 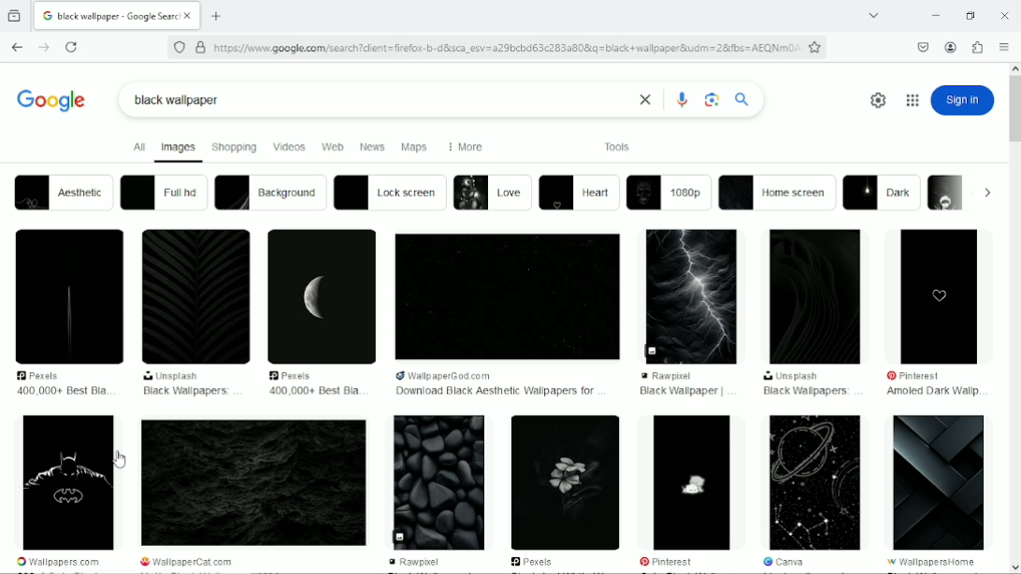 What do you see at coordinates (118, 461) in the screenshot?
I see `cursor` at bounding box center [118, 461].